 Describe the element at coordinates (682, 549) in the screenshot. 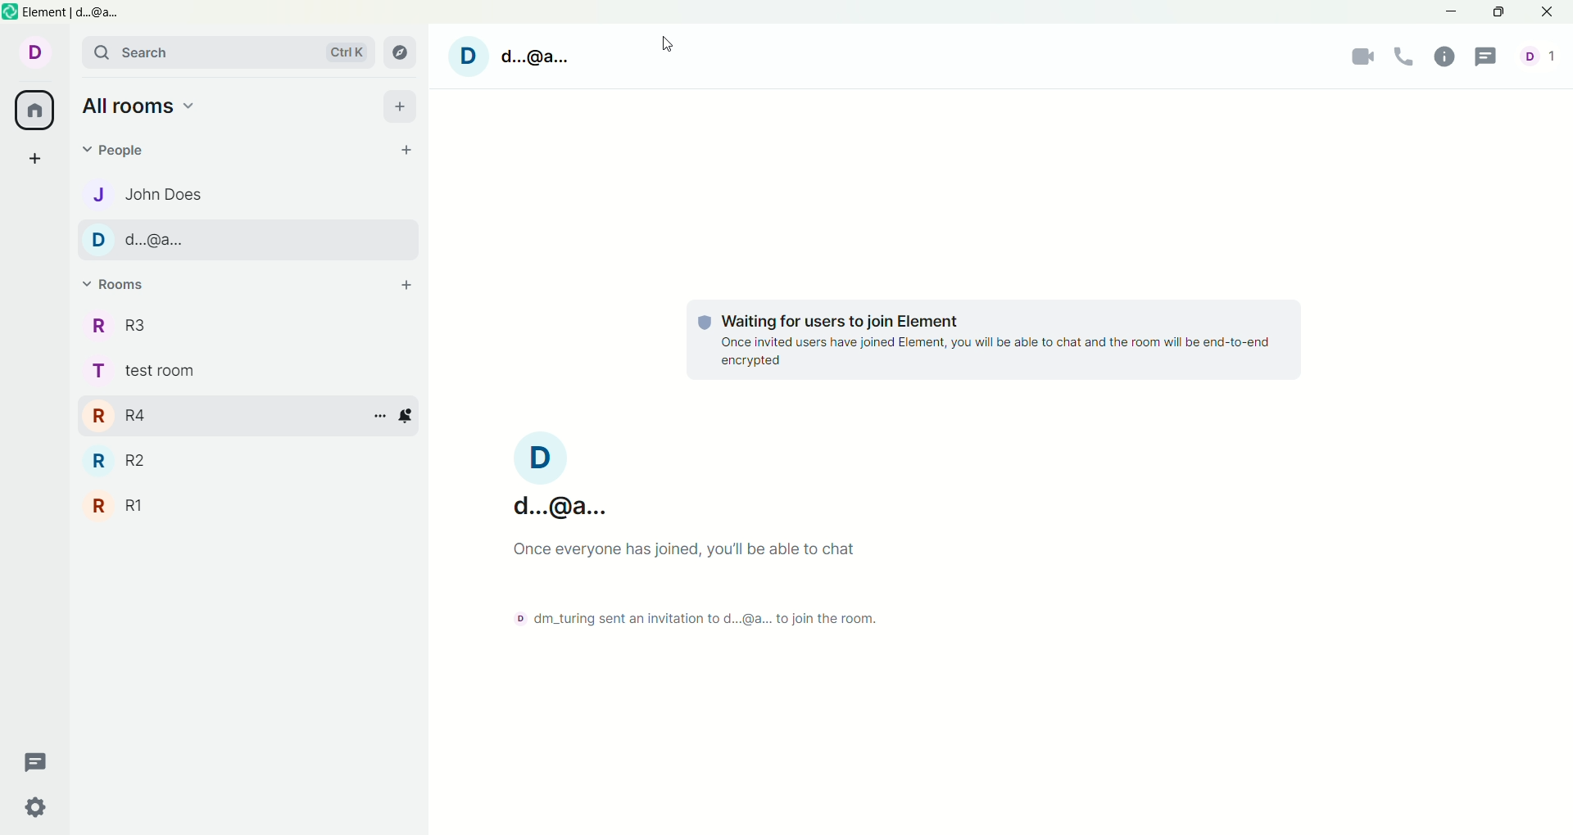

I see `Once everyone has joined, you'll be able to chat` at that location.